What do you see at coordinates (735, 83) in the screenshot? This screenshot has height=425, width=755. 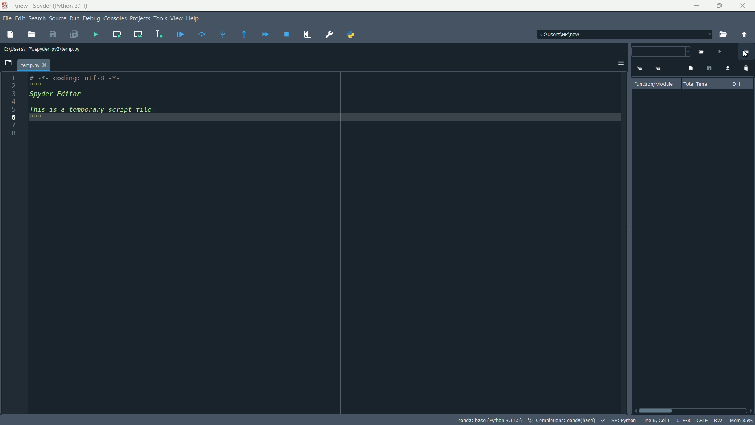 I see `diff` at bounding box center [735, 83].